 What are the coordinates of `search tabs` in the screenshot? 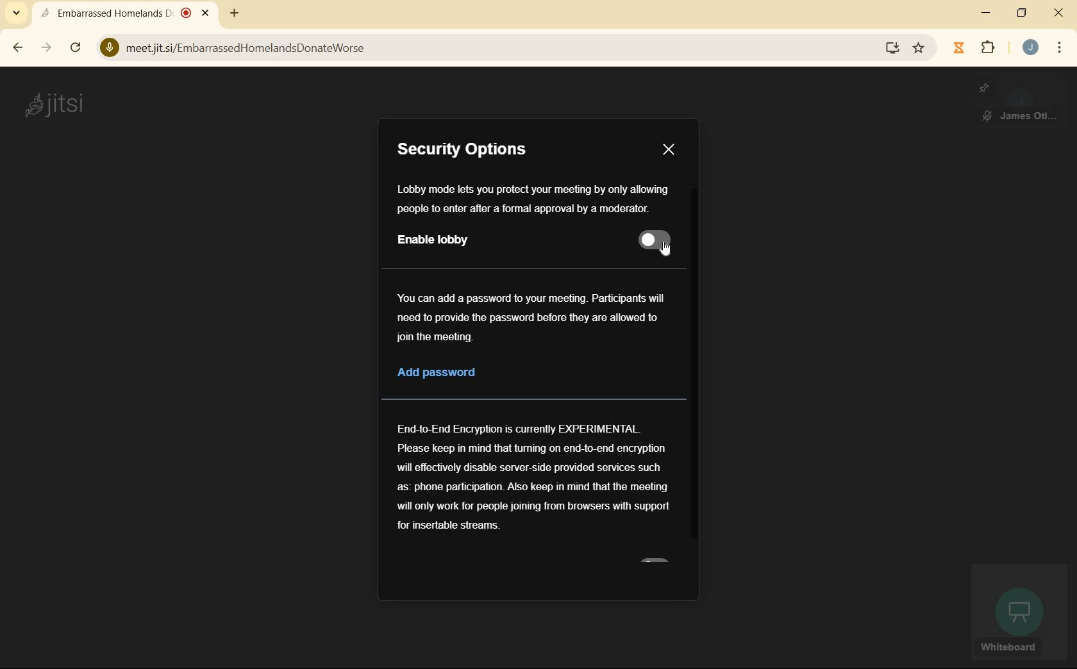 It's located at (16, 13).